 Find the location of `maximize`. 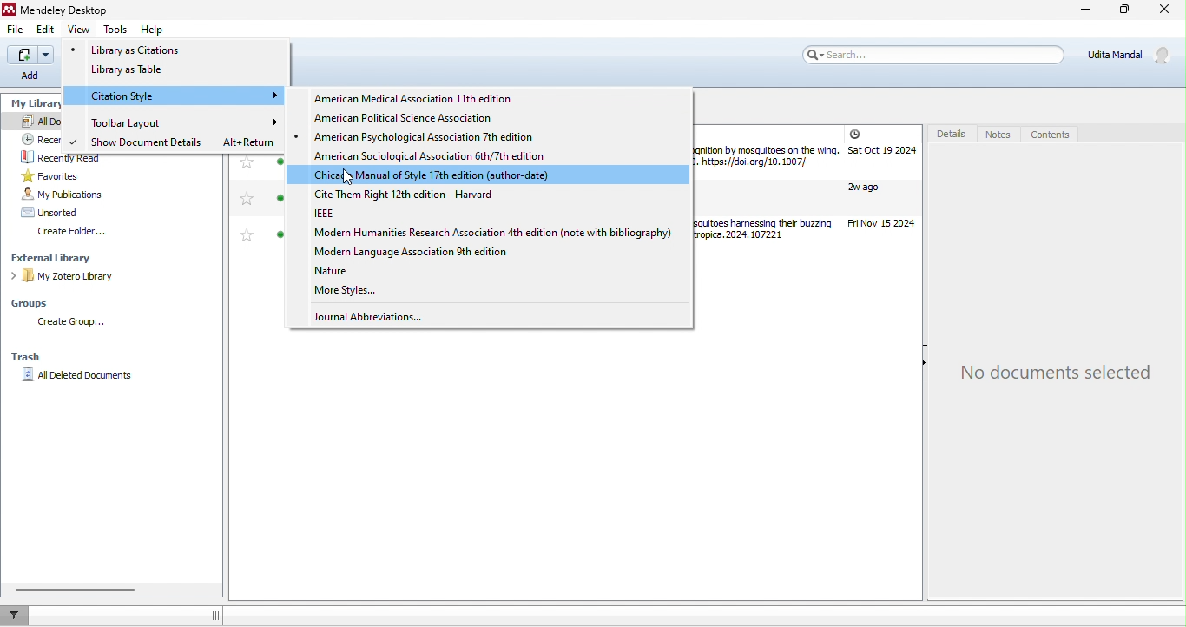

maximize is located at coordinates (1124, 12).